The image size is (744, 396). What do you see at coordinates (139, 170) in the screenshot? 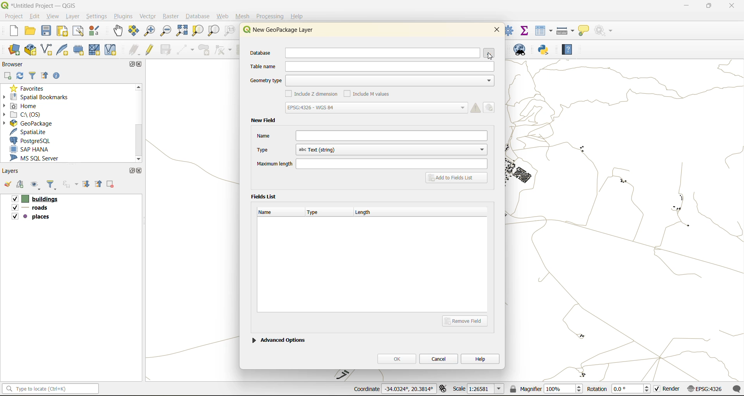
I see `close` at bounding box center [139, 170].